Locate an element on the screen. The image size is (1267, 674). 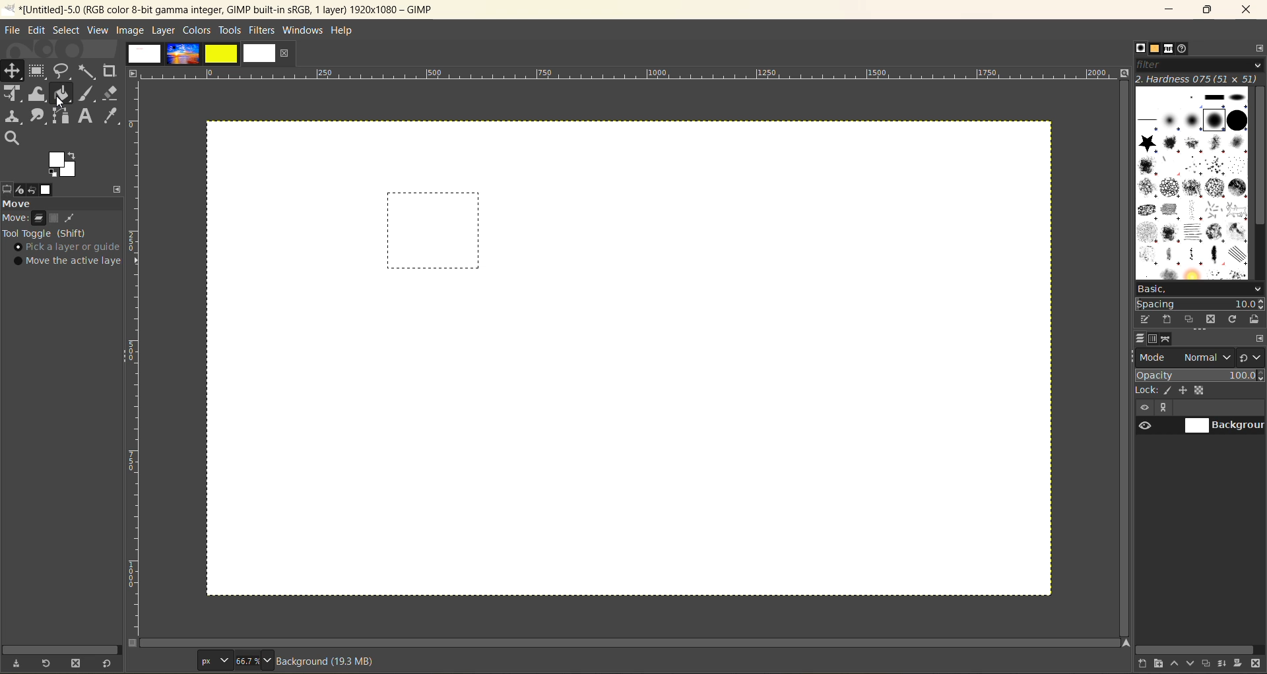
open brush image is located at coordinates (1255, 321).